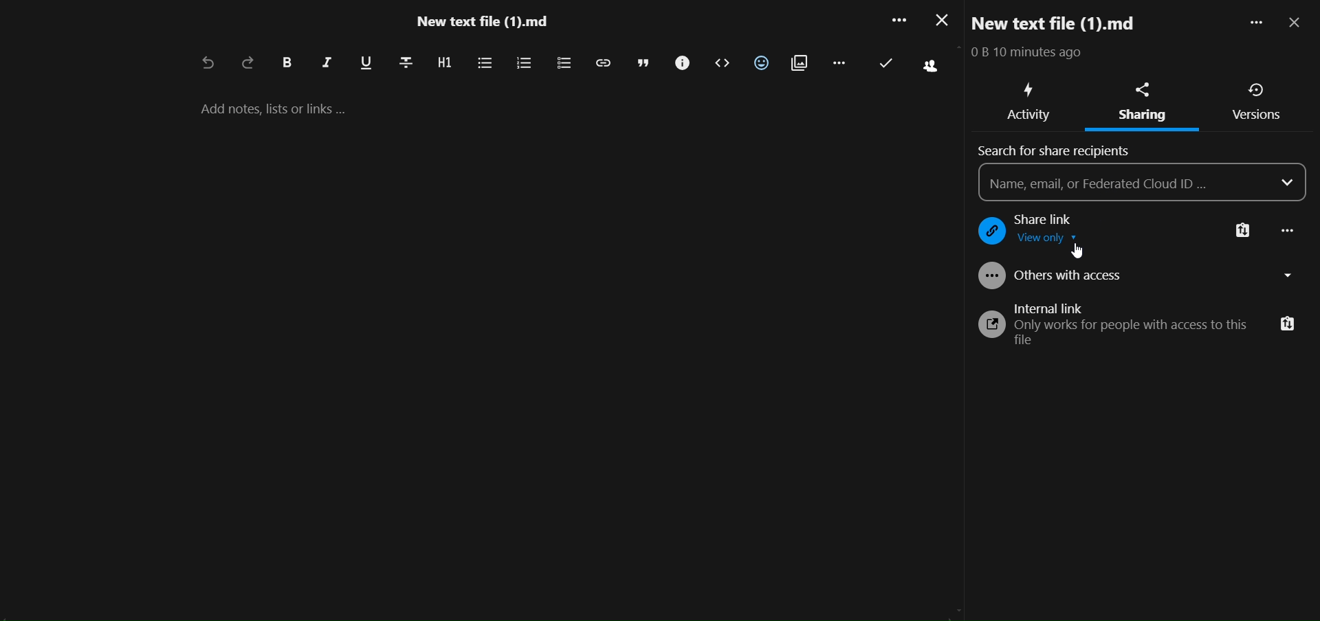 The height and width of the screenshot is (621, 1320). What do you see at coordinates (248, 64) in the screenshot?
I see `redo` at bounding box center [248, 64].